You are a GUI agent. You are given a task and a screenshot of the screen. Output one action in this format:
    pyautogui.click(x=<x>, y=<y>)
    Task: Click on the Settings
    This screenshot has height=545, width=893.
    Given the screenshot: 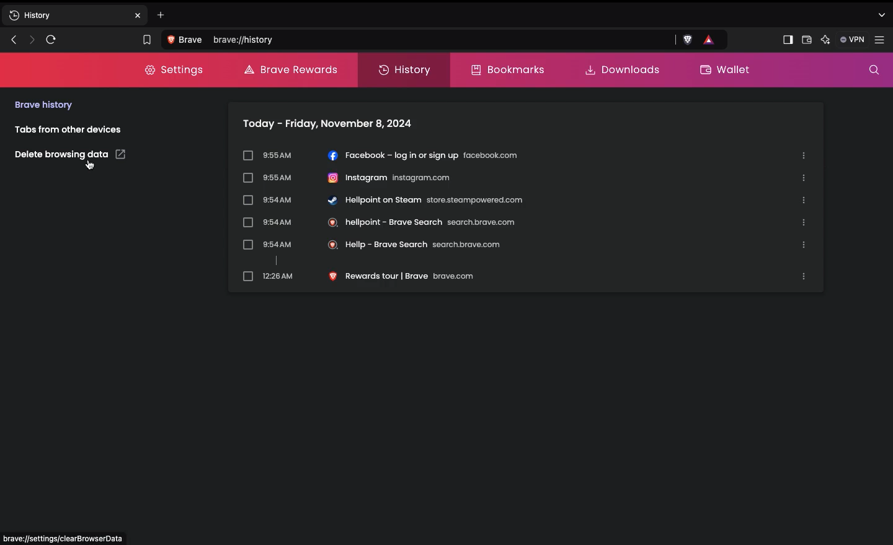 What is the action you would take?
    pyautogui.click(x=175, y=70)
    